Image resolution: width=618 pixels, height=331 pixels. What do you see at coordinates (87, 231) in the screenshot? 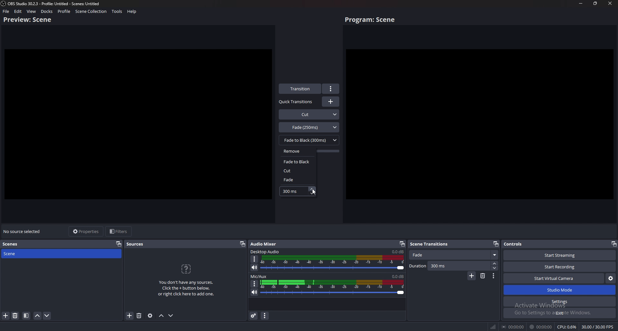
I see `properties` at bounding box center [87, 231].